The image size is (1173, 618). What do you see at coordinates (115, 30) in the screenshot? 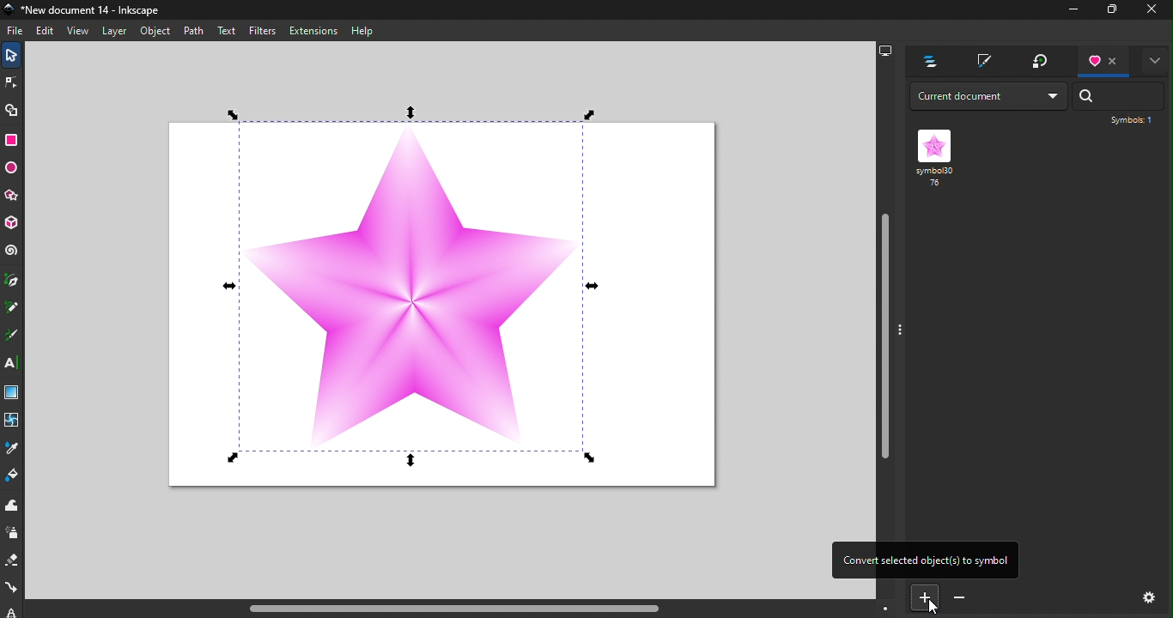
I see `Layer` at bounding box center [115, 30].